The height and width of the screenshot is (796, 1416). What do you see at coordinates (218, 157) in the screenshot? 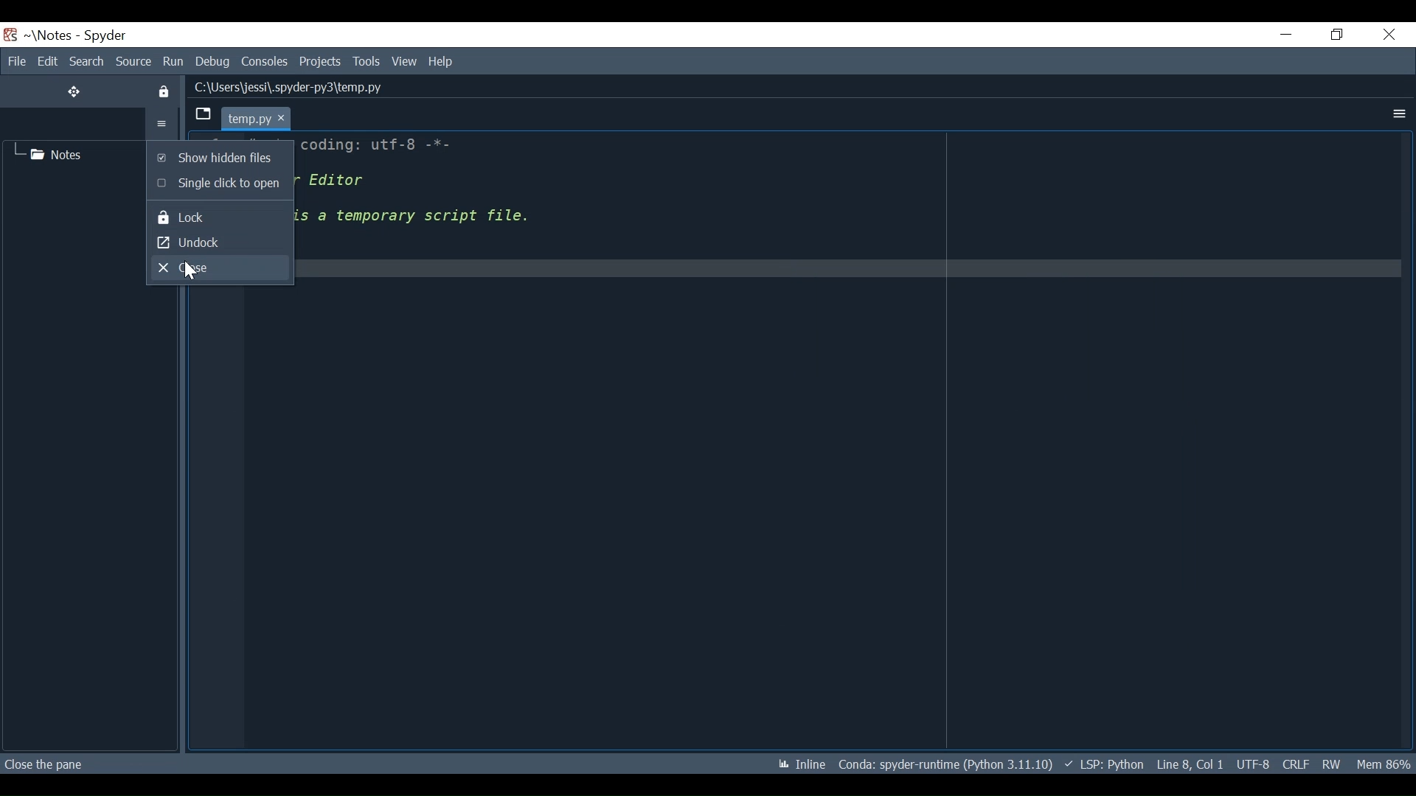
I see `Show hidden files` at bounding box center [218, 157].